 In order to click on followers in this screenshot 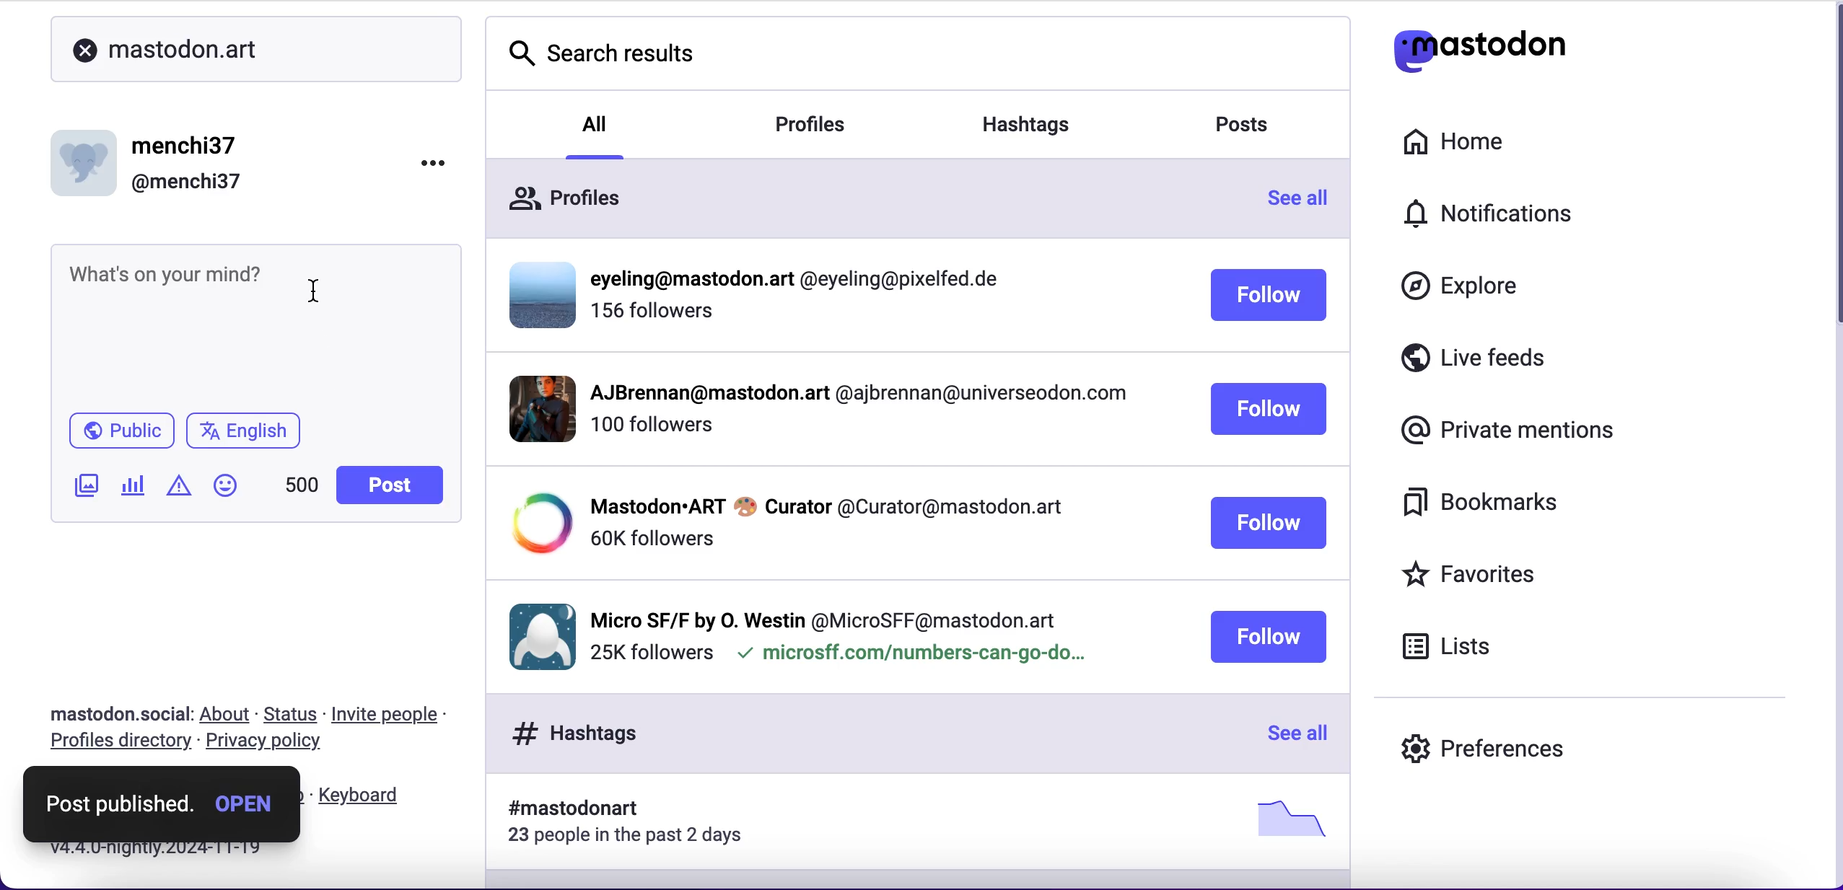, I will do `click(655, 317)`.